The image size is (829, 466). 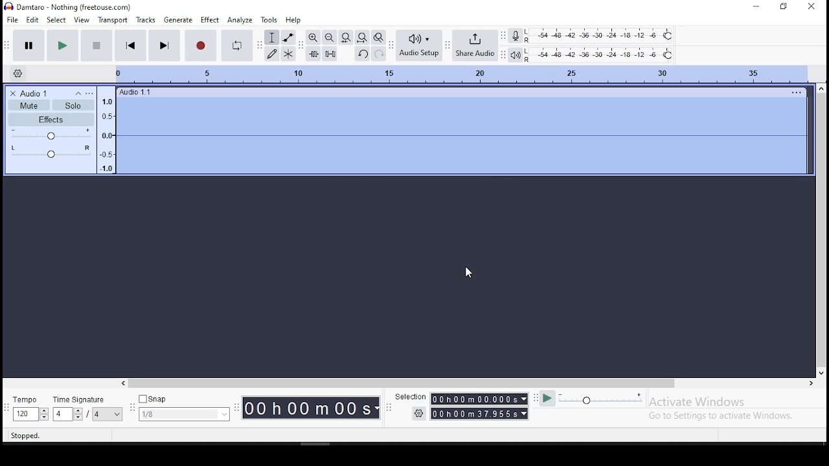 What do you see at coordinates (20, 437) in the screenshot?
I see `stopped` at bounding box center [20, 437].